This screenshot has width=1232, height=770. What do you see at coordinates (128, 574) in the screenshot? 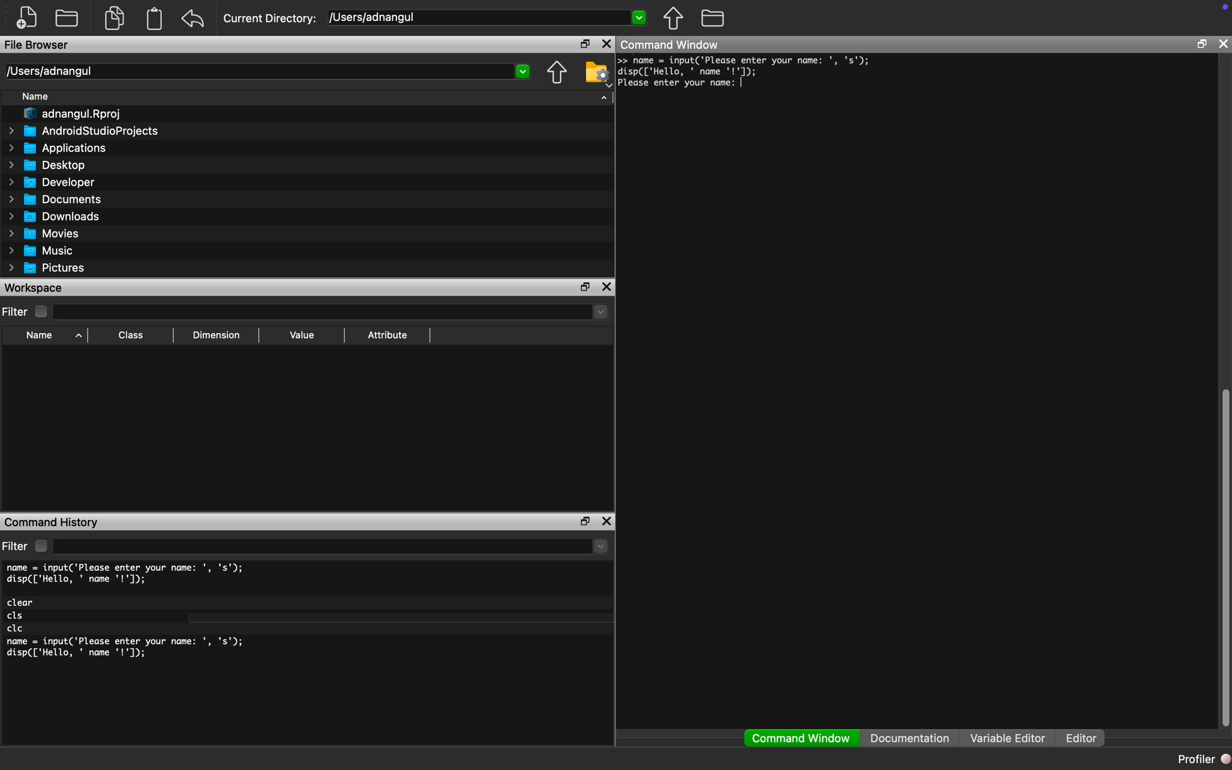
I see `name = input('Please enter your name: ', 's');
disp(['Hello, ' name '!']);` at bounding box center [128, 574].